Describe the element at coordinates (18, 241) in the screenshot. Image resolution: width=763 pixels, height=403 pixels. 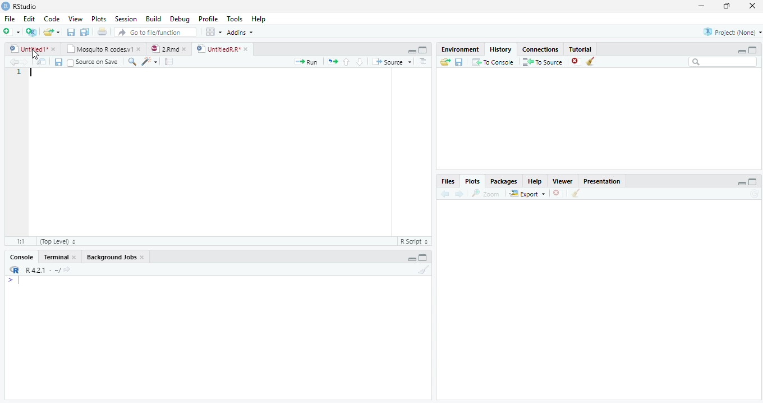
I see `1.1` at that location.